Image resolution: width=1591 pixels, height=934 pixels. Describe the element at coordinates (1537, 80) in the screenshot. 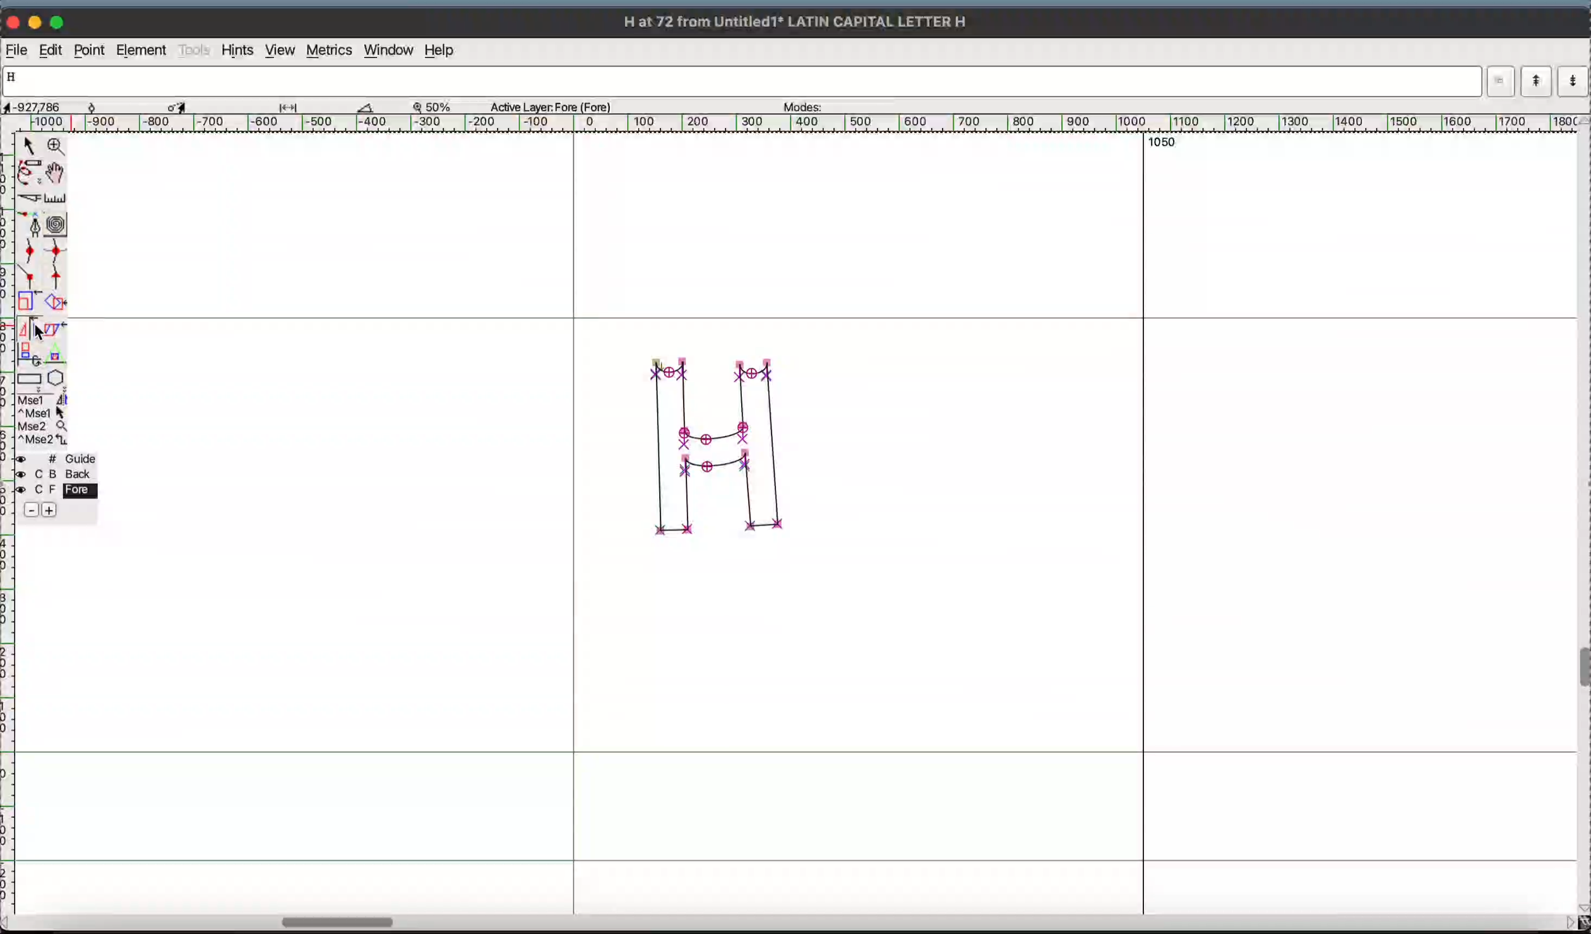

I see `previous word` at that location.